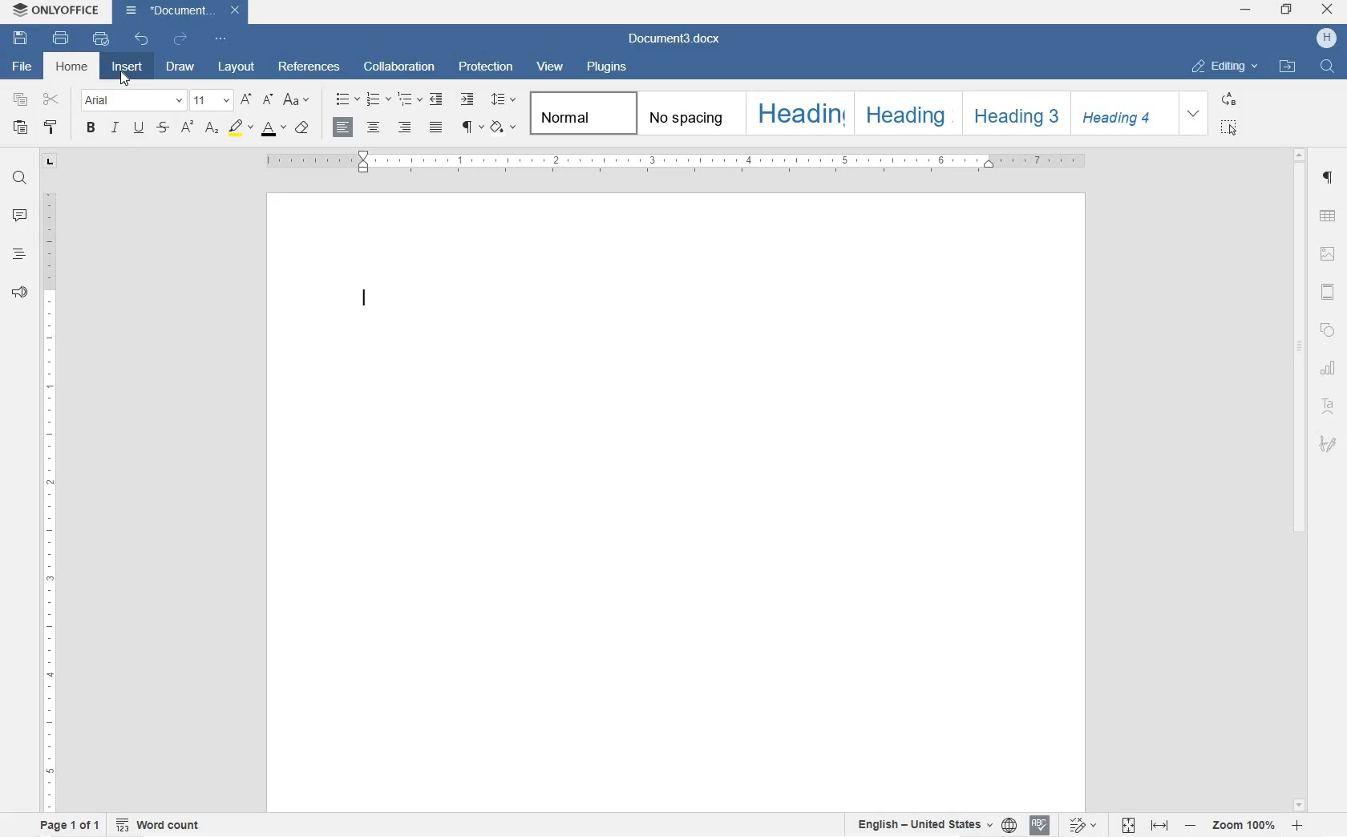 This screenshot has width=1347, height=837. What do you see at coordinates (1247, 10) in the screenshot?
I see `MINIMIZE` at bounding box center [1247, 10].